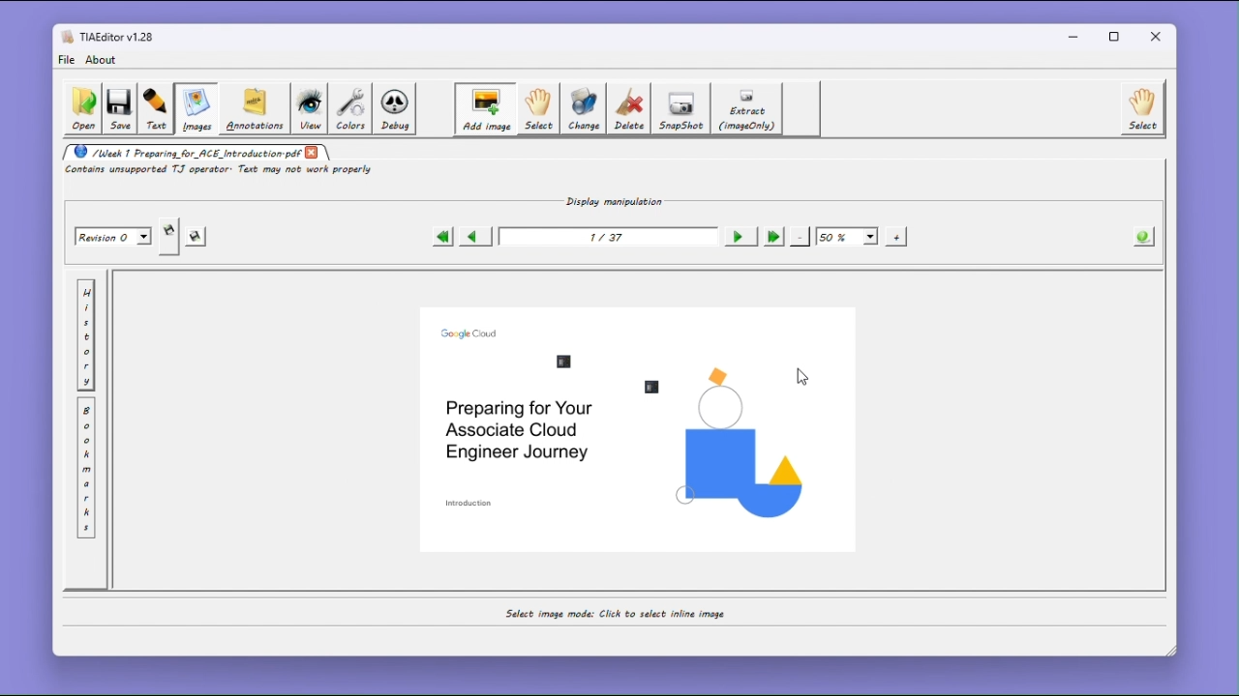 Image resolution: width=1239 pixels, height=696 pixels. I want to click on TIAEditor v1.28, so click(107, 36).